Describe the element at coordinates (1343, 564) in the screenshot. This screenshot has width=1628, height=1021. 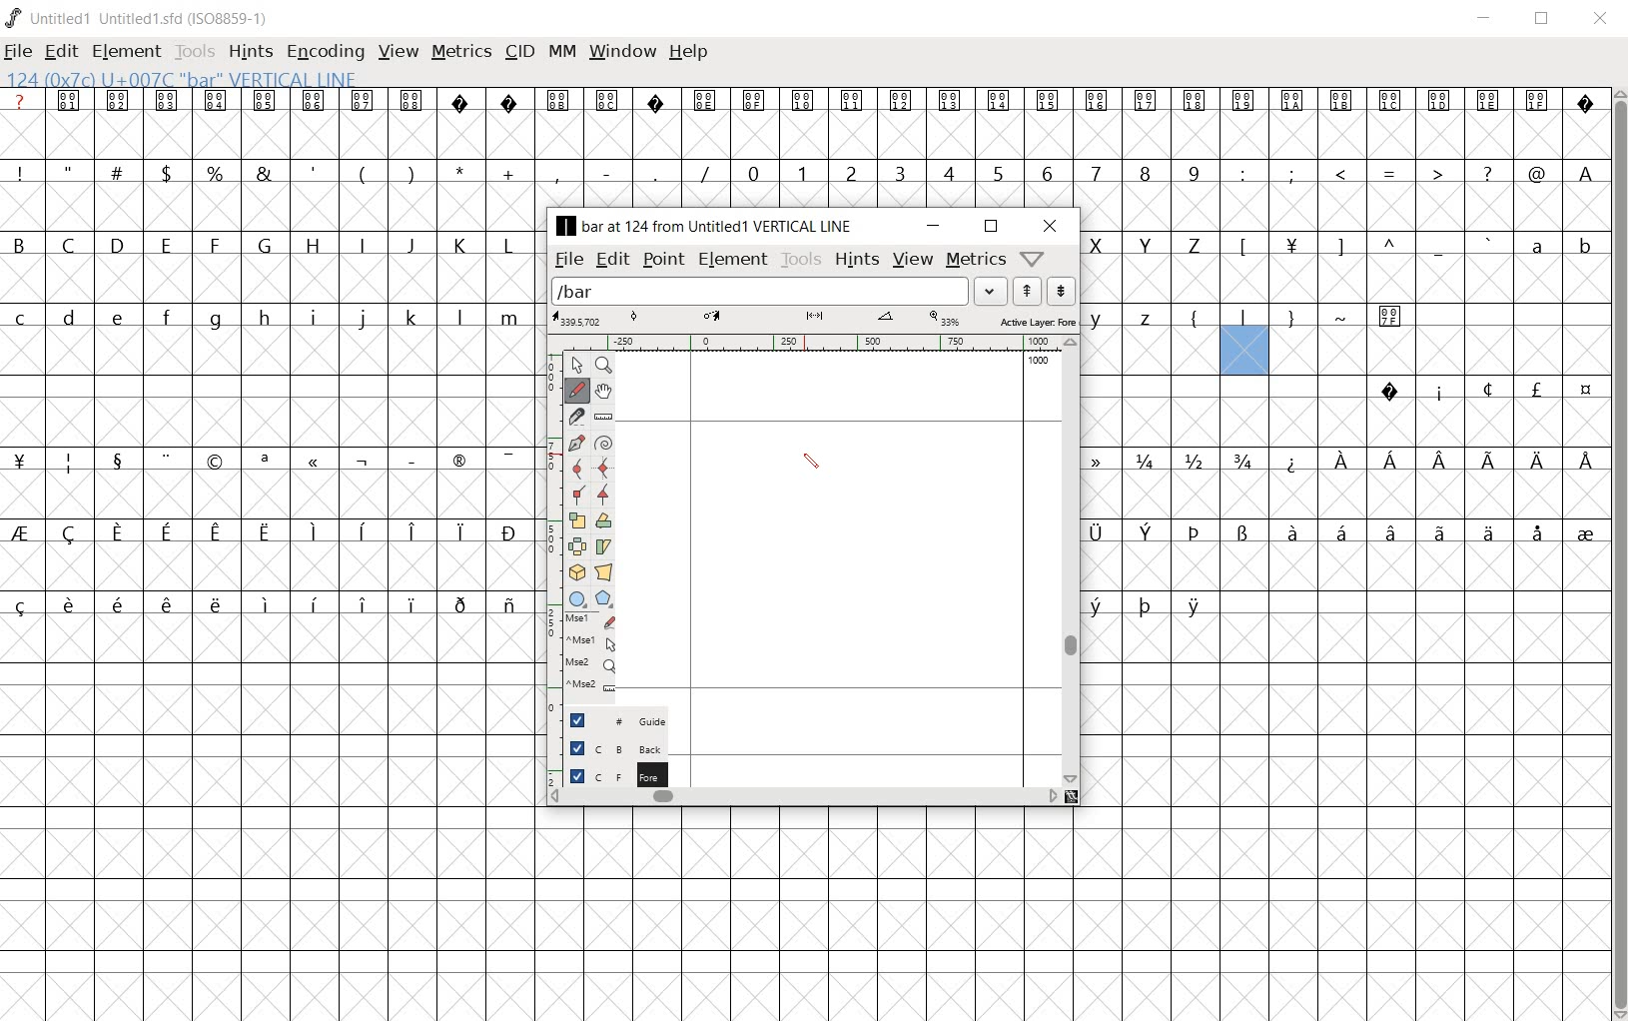
I see `empty cells` at that location.